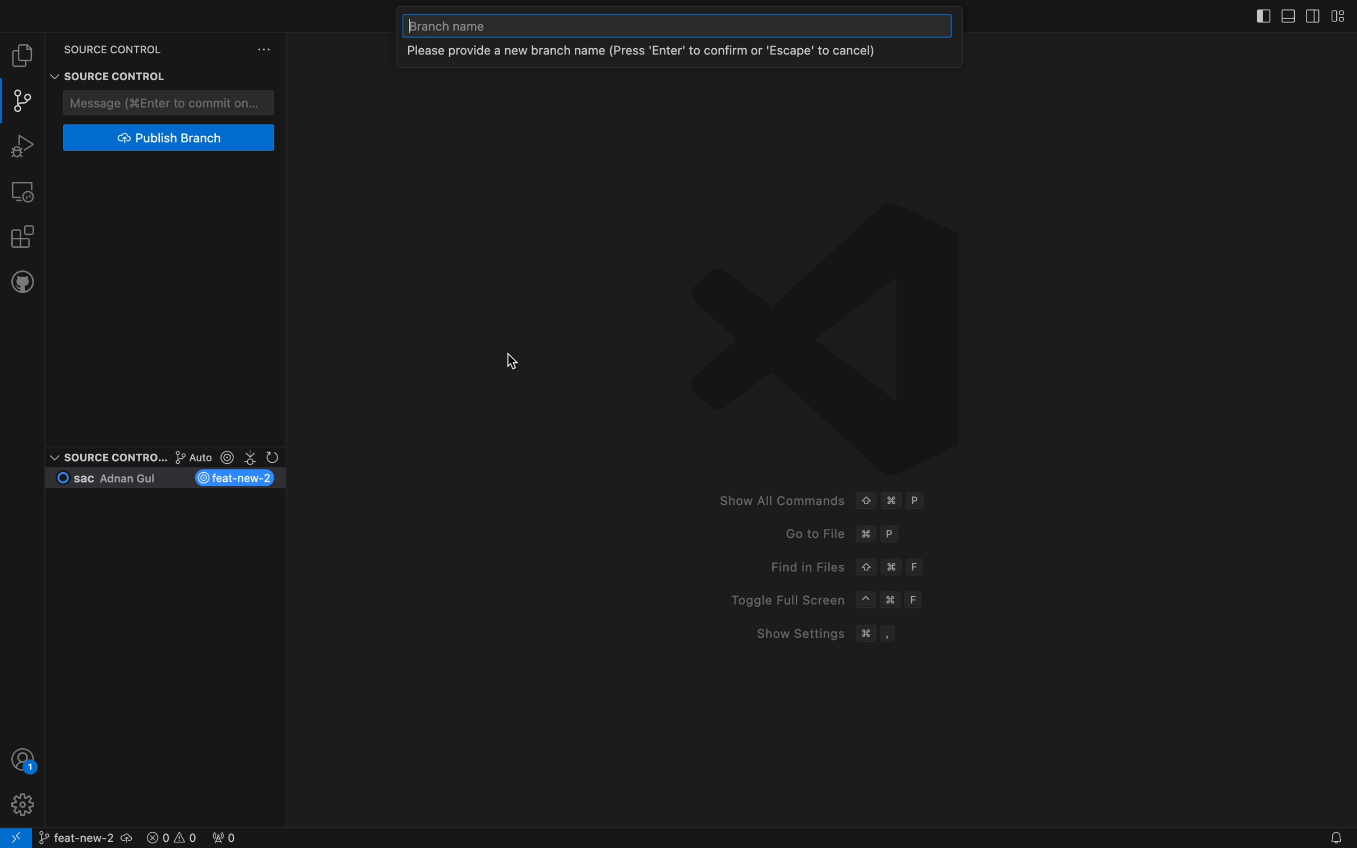  Describe the element at coordinates (266, 49) in the screenshot. I see `version control settings` at that location.